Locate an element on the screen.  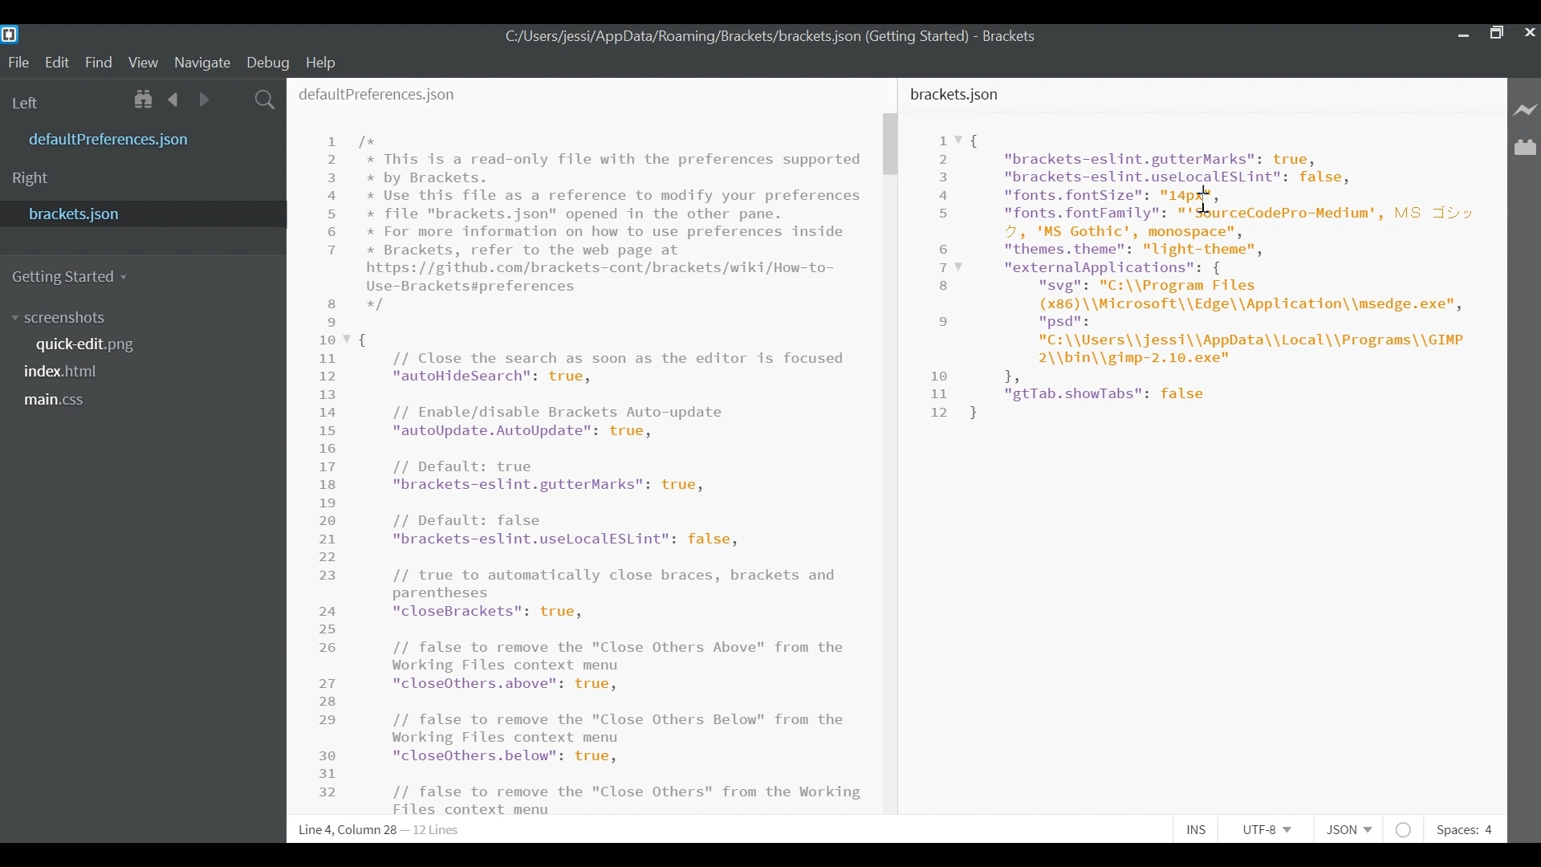
Find in files is located at coordinates (265, 100).